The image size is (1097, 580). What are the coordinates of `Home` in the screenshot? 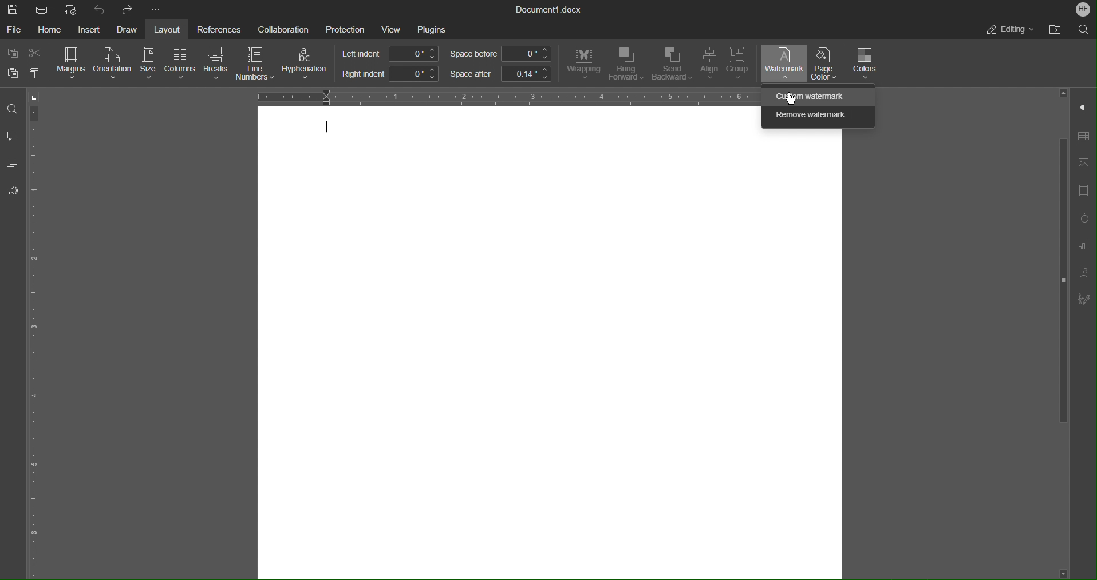 It's located at (52, 30).